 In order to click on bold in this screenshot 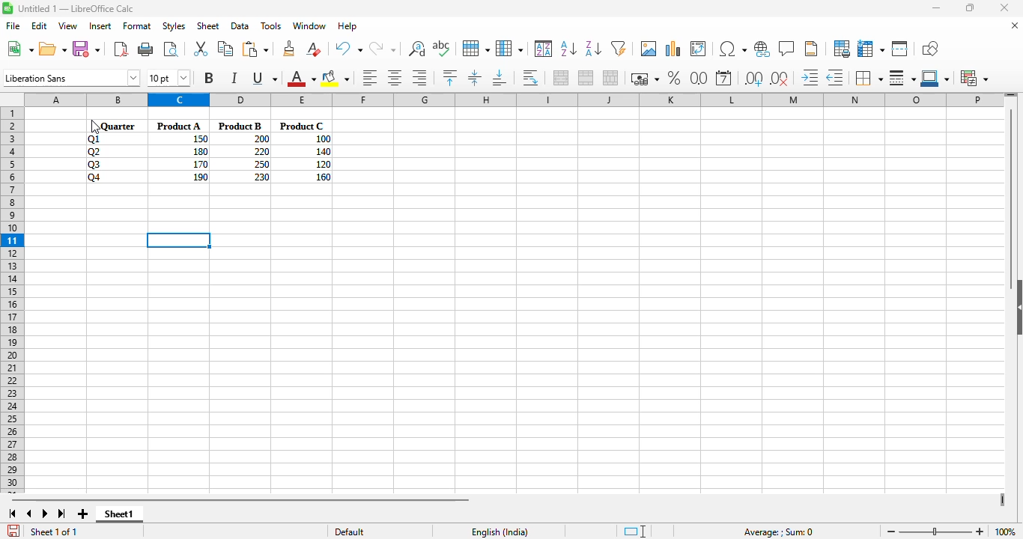, I will do `click(209, 77)`.